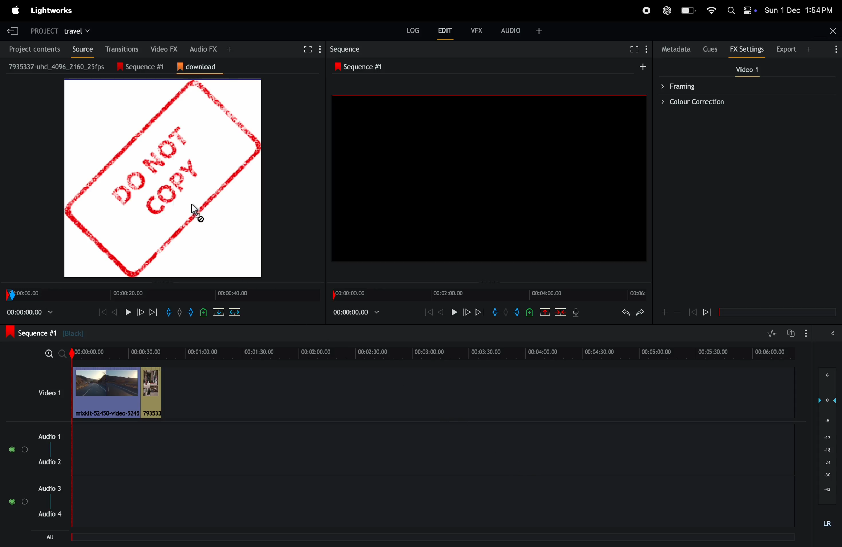 The height and width of the screenshot is (547, 842). Describe the element at coordinates (50, 393) in the screenshot. I see `video 1` at that location.